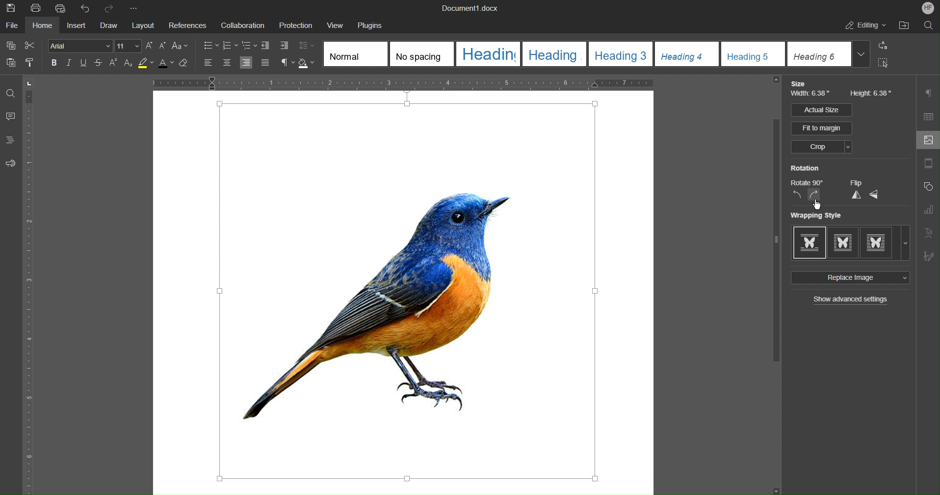 The height and width of the screenshot is (495, 940). Describe the element at coordinates (821, 147) in the screenshot. I see `Crop` at that location.